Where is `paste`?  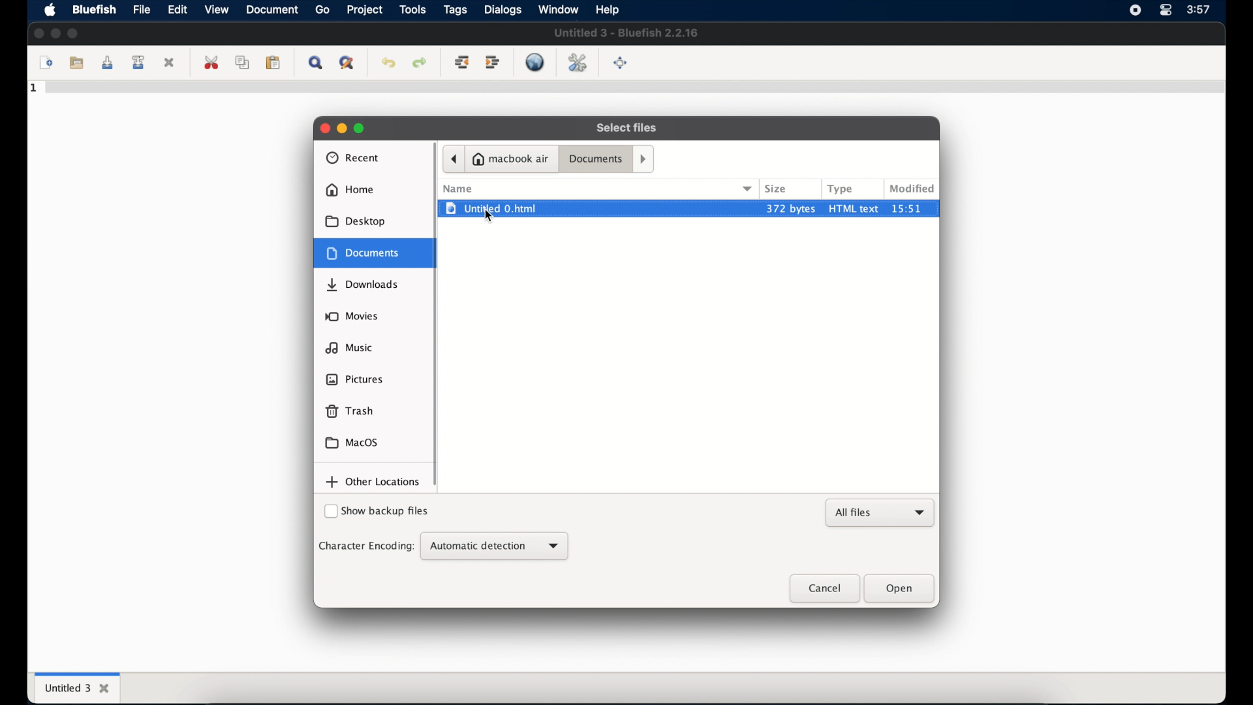 paste is located at coordinates (273, 63).